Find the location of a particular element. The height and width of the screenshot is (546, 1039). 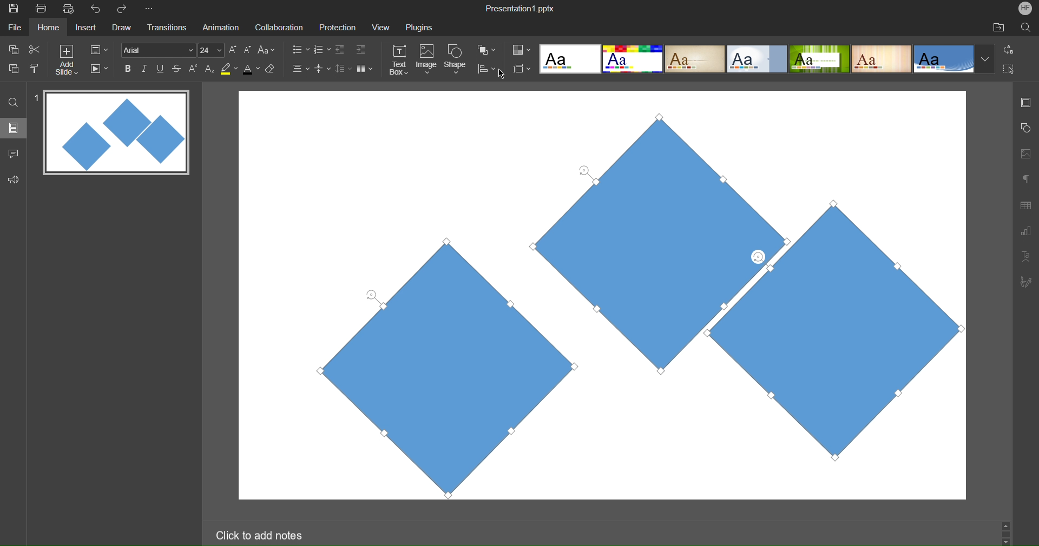

Collaboration is located at coordinates (277, 28).